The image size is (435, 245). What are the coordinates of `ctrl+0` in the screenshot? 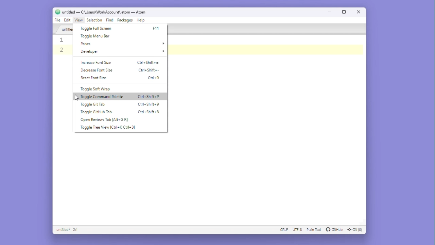 It's located at (155, 79).